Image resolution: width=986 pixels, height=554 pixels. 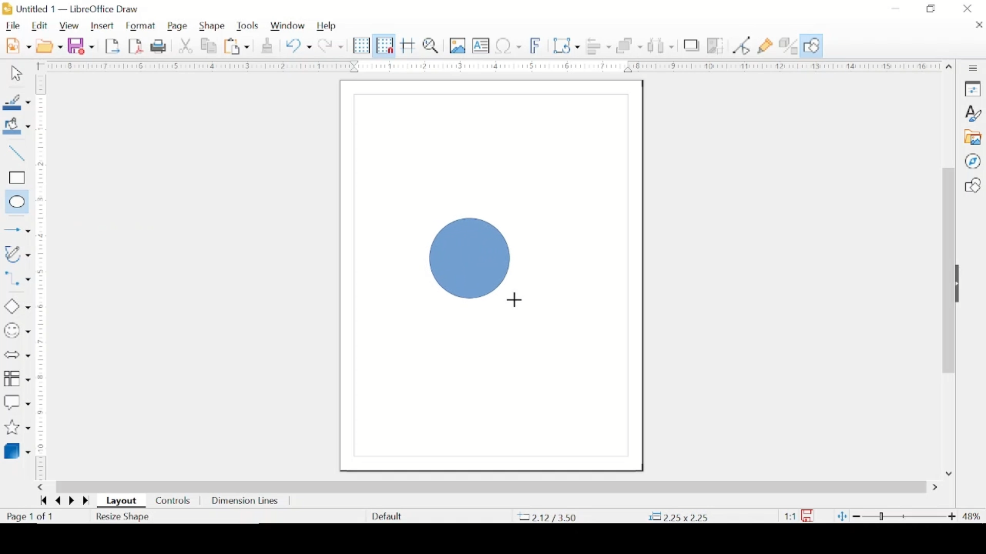 What do you see at coordinates (85, 501) in the screenshot?
I see `go forwards` at bounding box center [85, 501].